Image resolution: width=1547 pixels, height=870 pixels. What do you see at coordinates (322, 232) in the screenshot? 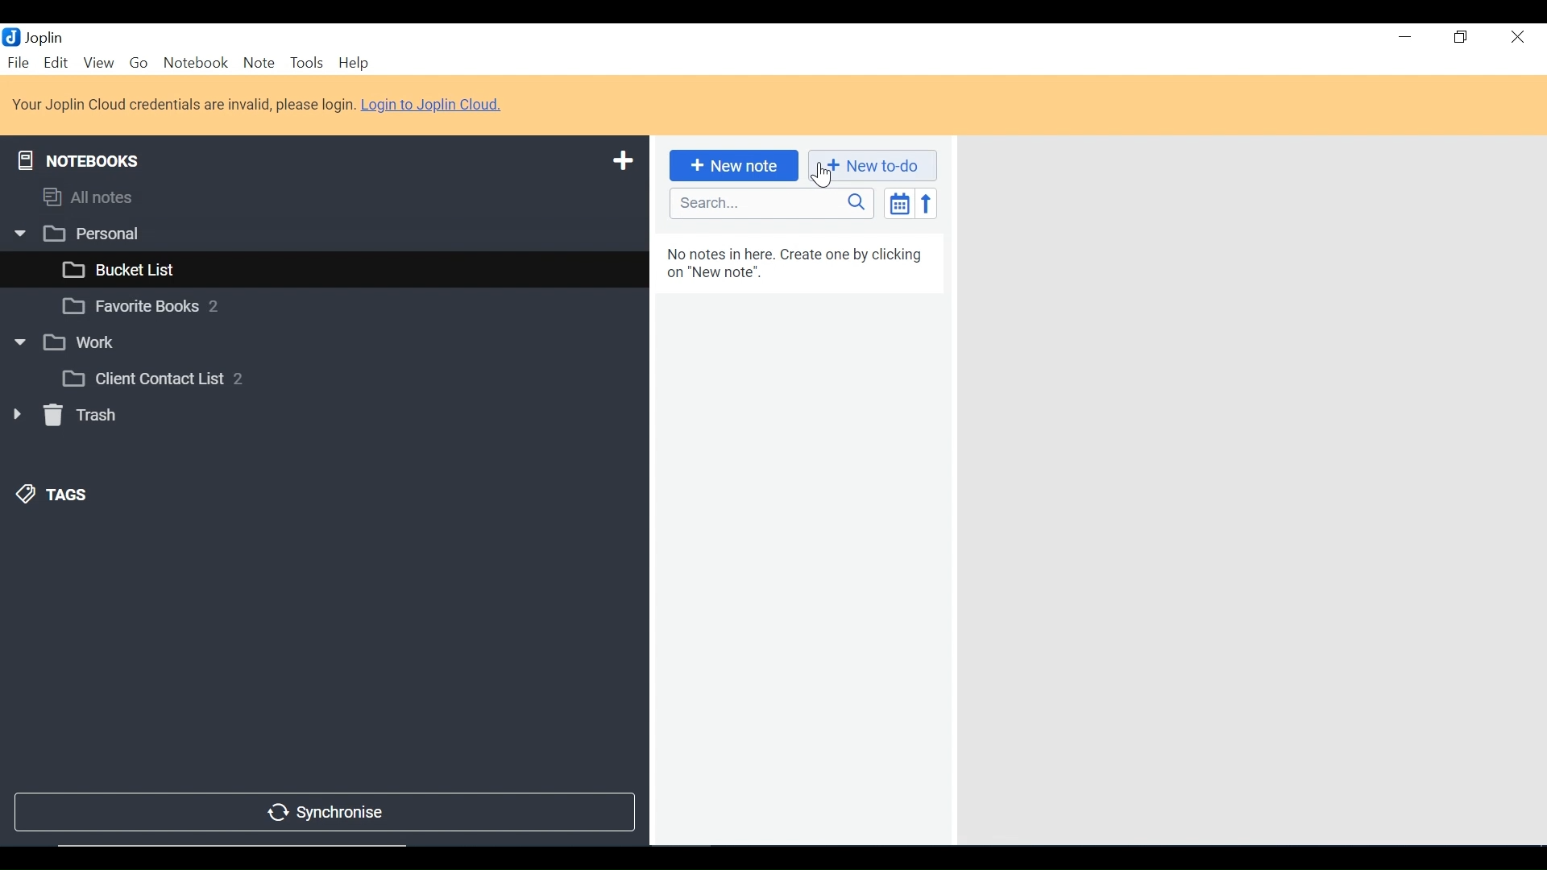
I see `Notebook` at bounding box center [322, 232].